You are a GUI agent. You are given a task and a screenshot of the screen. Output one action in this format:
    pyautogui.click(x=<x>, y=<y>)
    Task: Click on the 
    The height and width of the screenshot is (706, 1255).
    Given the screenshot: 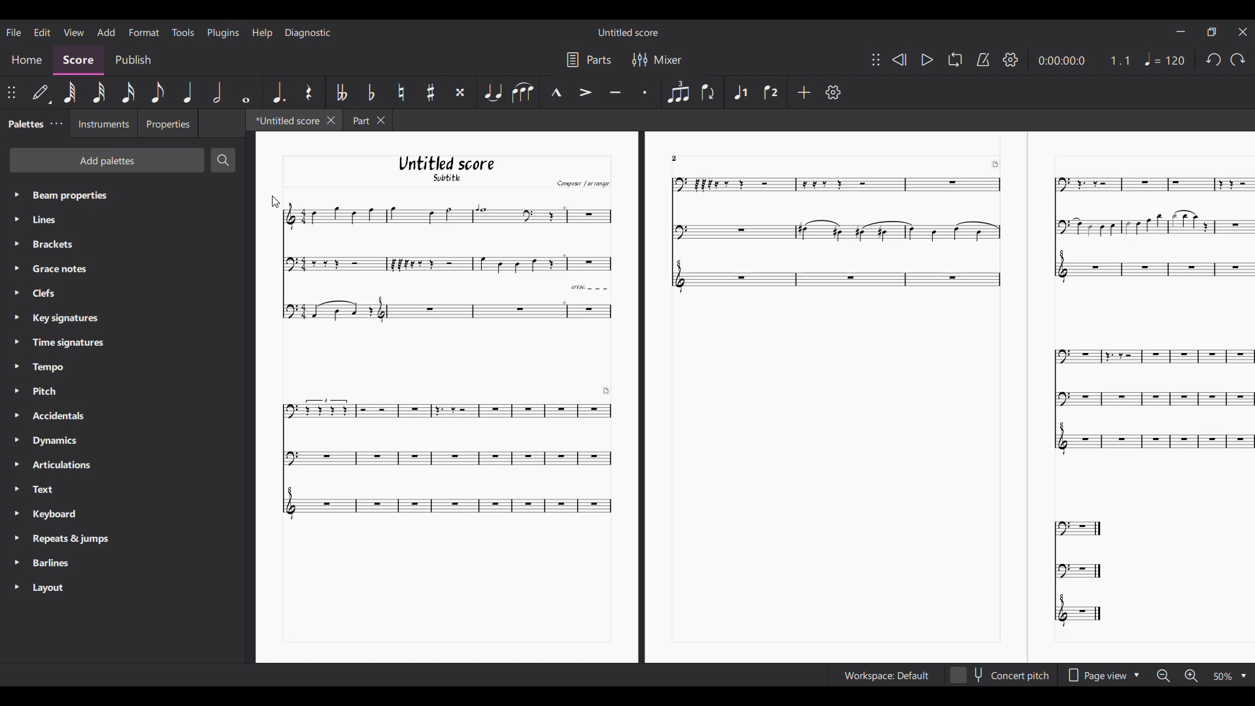 What is the action you would take?
    pyautogui.click(x=1075, y=609)
    